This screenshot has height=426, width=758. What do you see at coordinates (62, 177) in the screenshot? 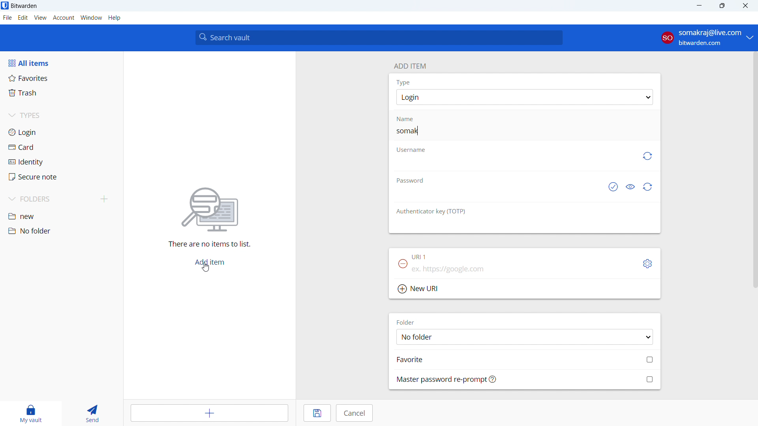
I see `secure note` at bounding box center [62, 177].